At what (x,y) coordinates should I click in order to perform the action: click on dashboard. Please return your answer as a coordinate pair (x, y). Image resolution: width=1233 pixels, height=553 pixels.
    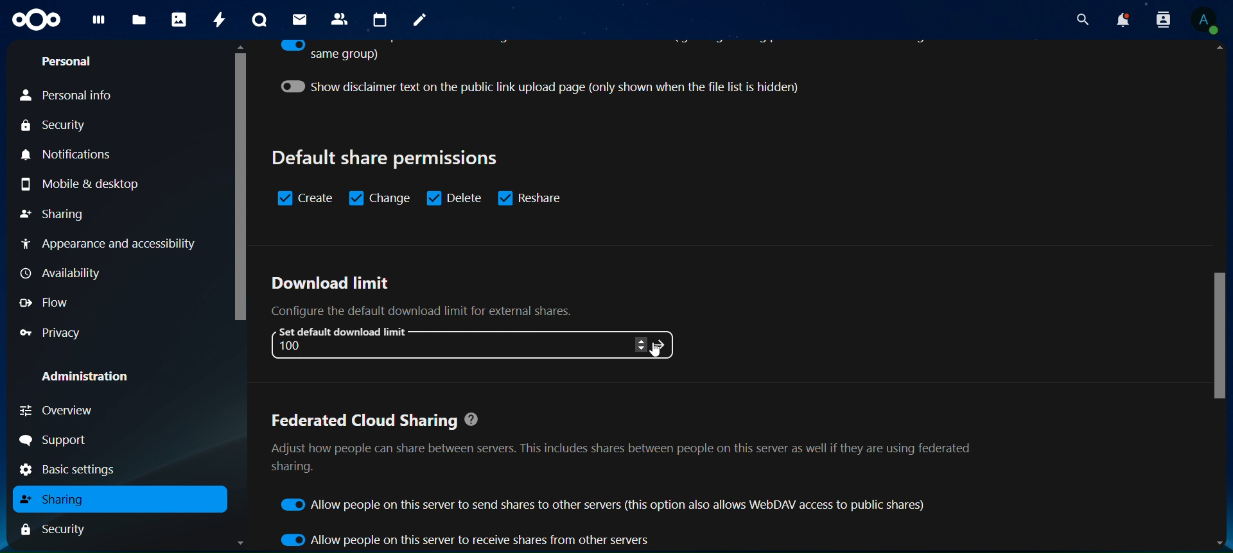
    Looking at the image, I should click on (99, 22).